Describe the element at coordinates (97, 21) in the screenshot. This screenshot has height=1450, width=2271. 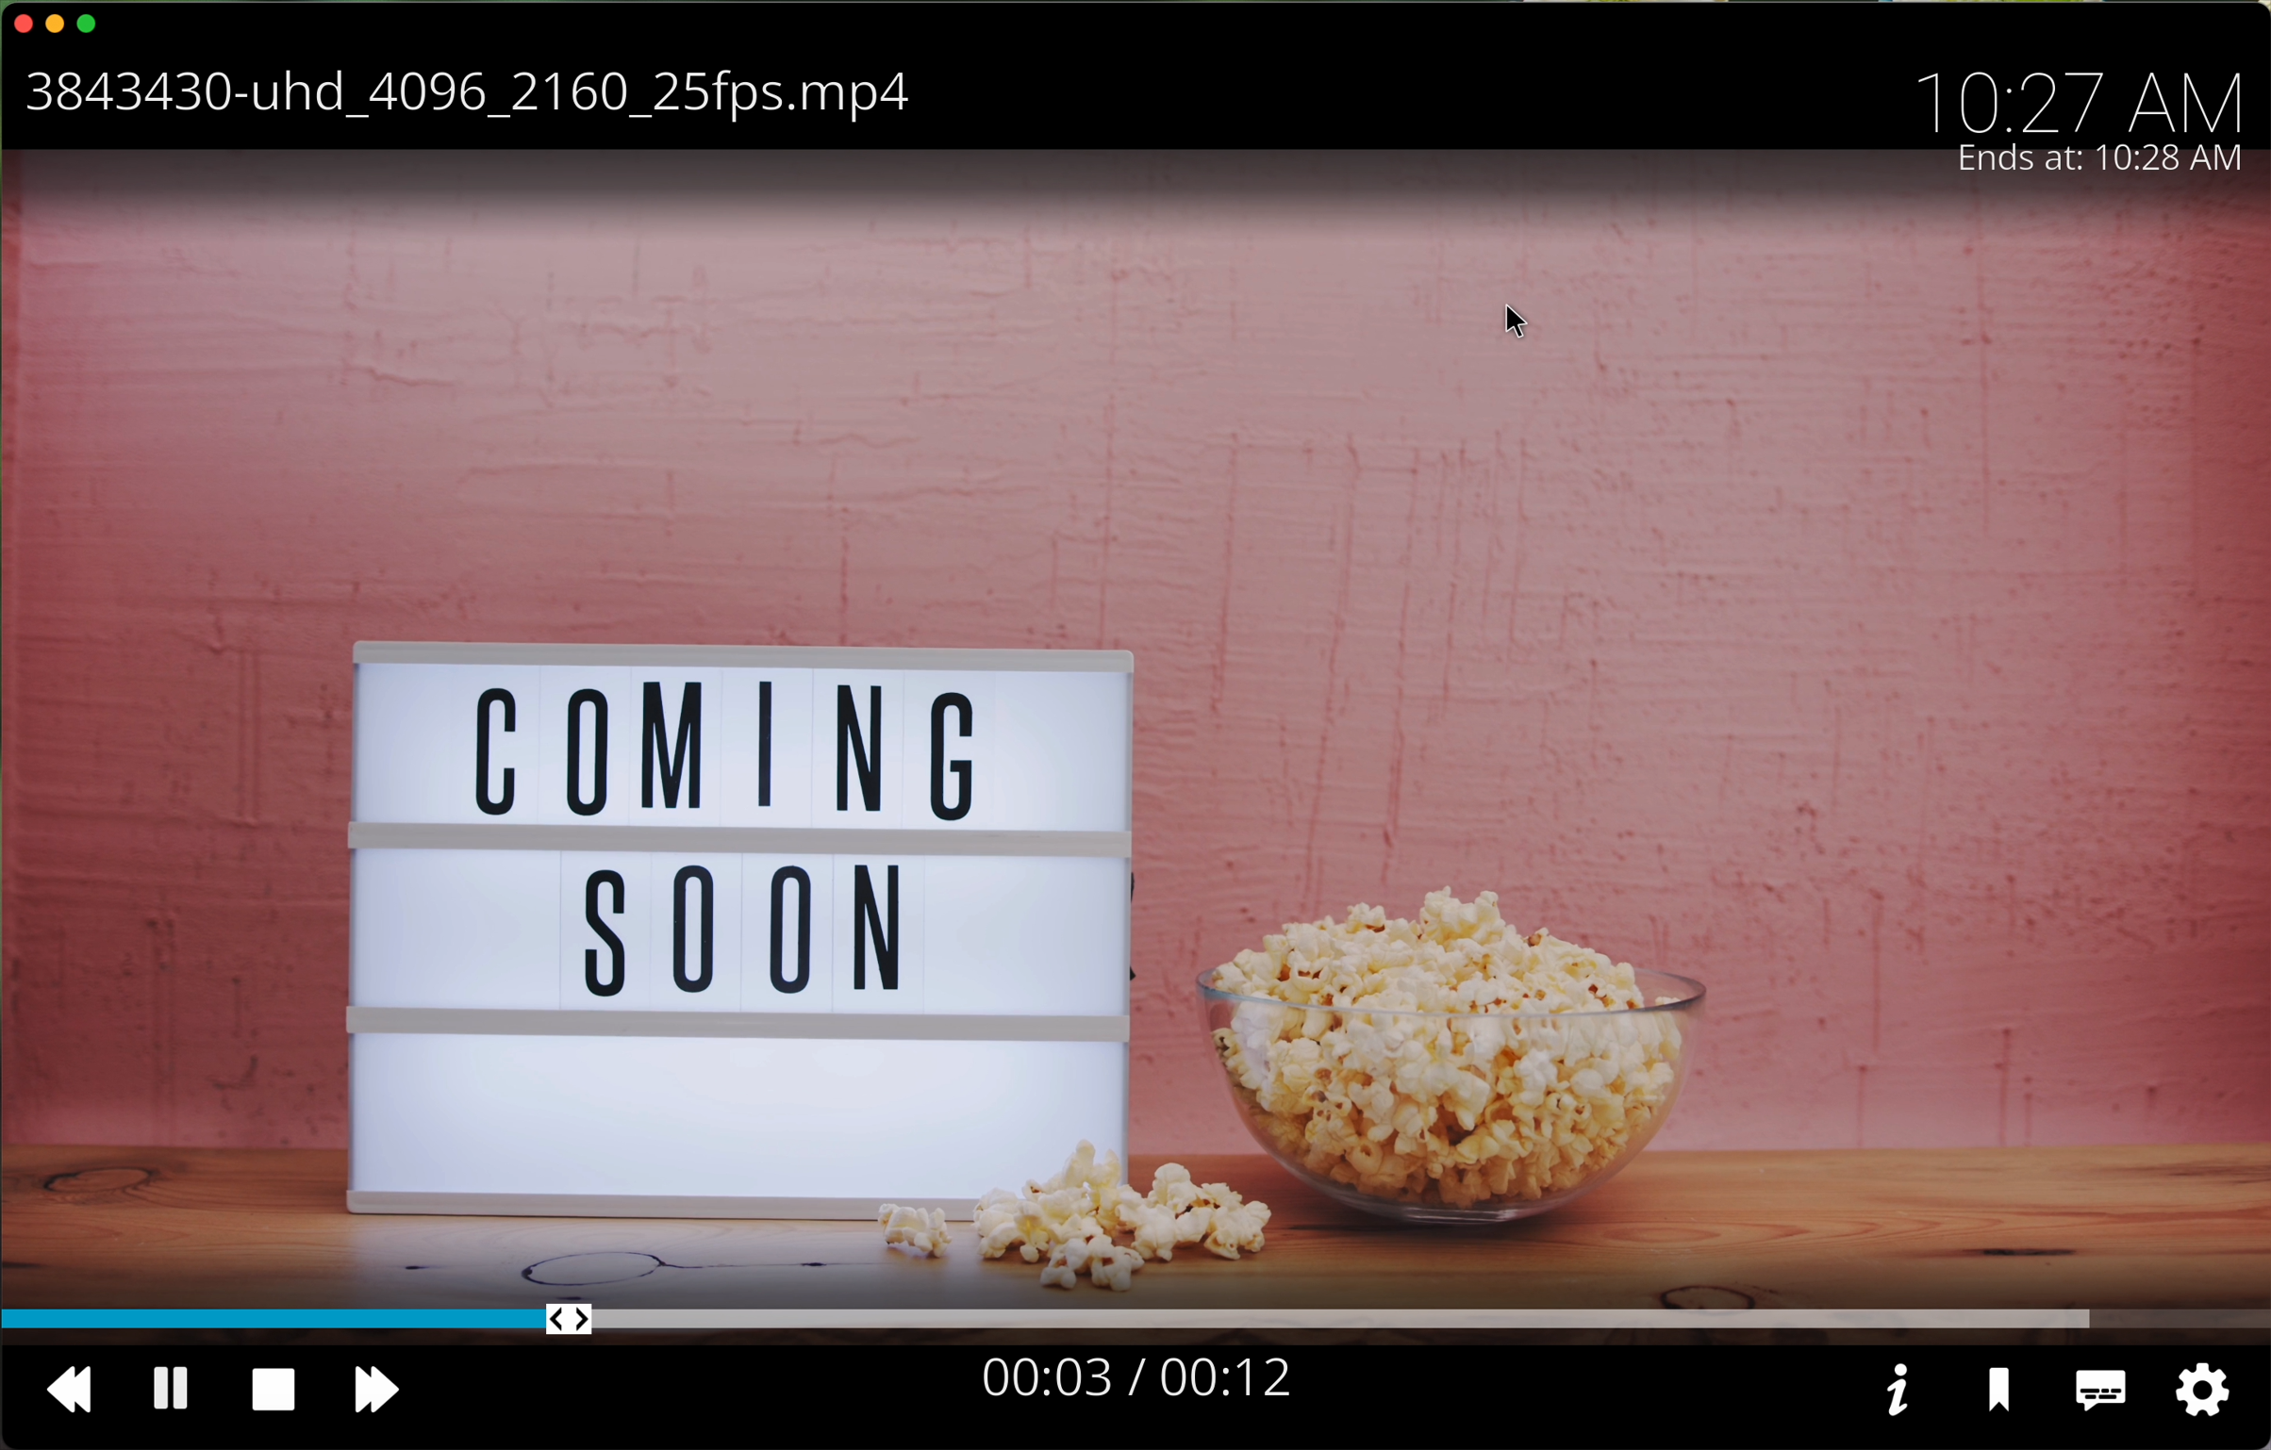
I see `maximise` at that location.